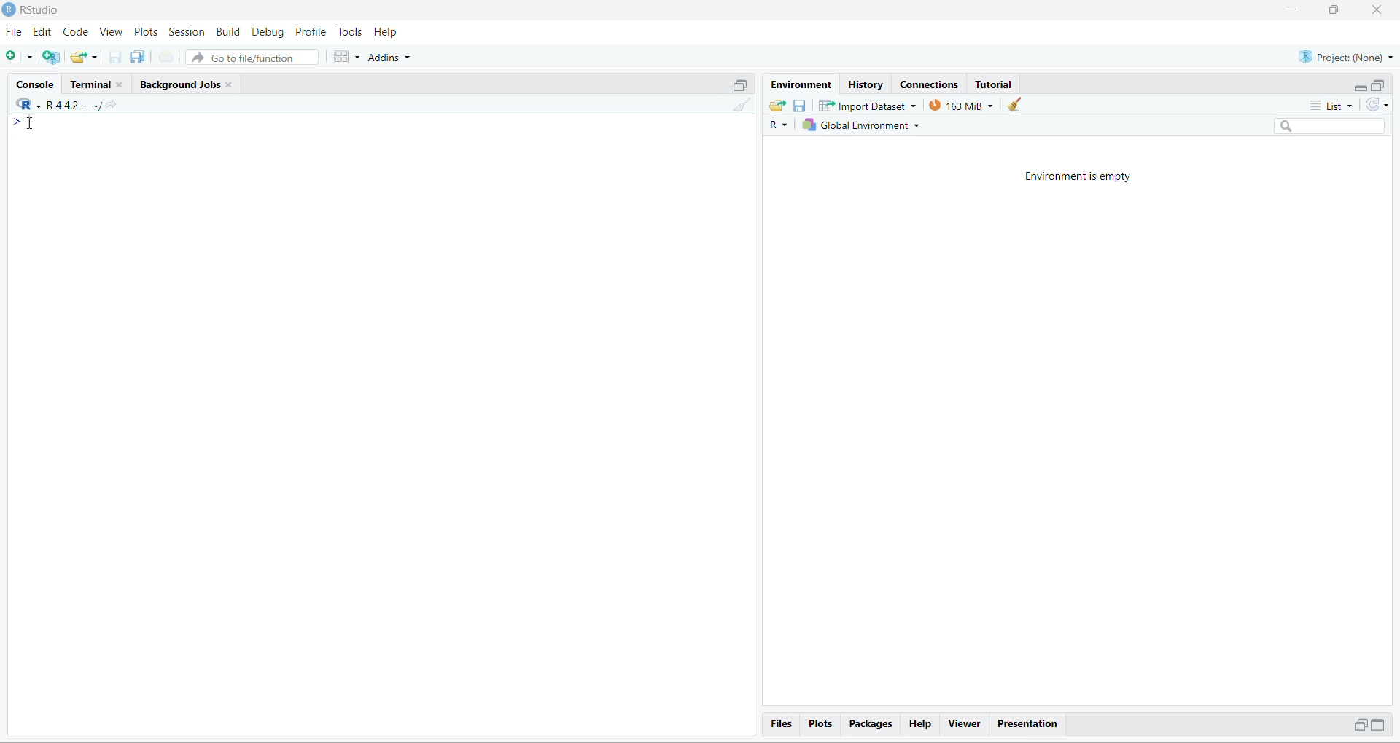  I want to click on File, so click(15, 33).